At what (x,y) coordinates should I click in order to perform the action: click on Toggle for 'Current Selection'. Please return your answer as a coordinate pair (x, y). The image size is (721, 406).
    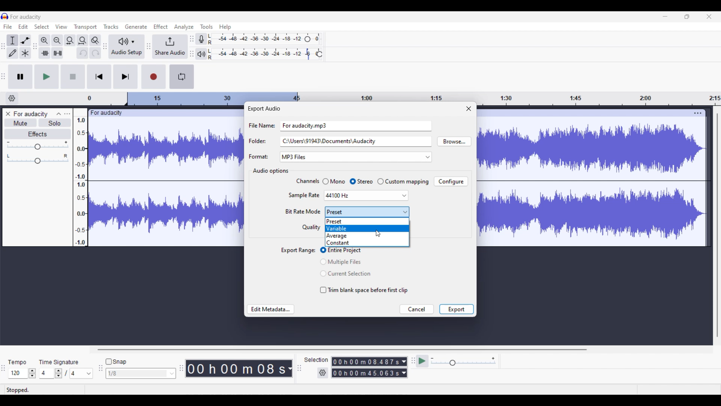
    Looking at the image, I should click on (345, 274).